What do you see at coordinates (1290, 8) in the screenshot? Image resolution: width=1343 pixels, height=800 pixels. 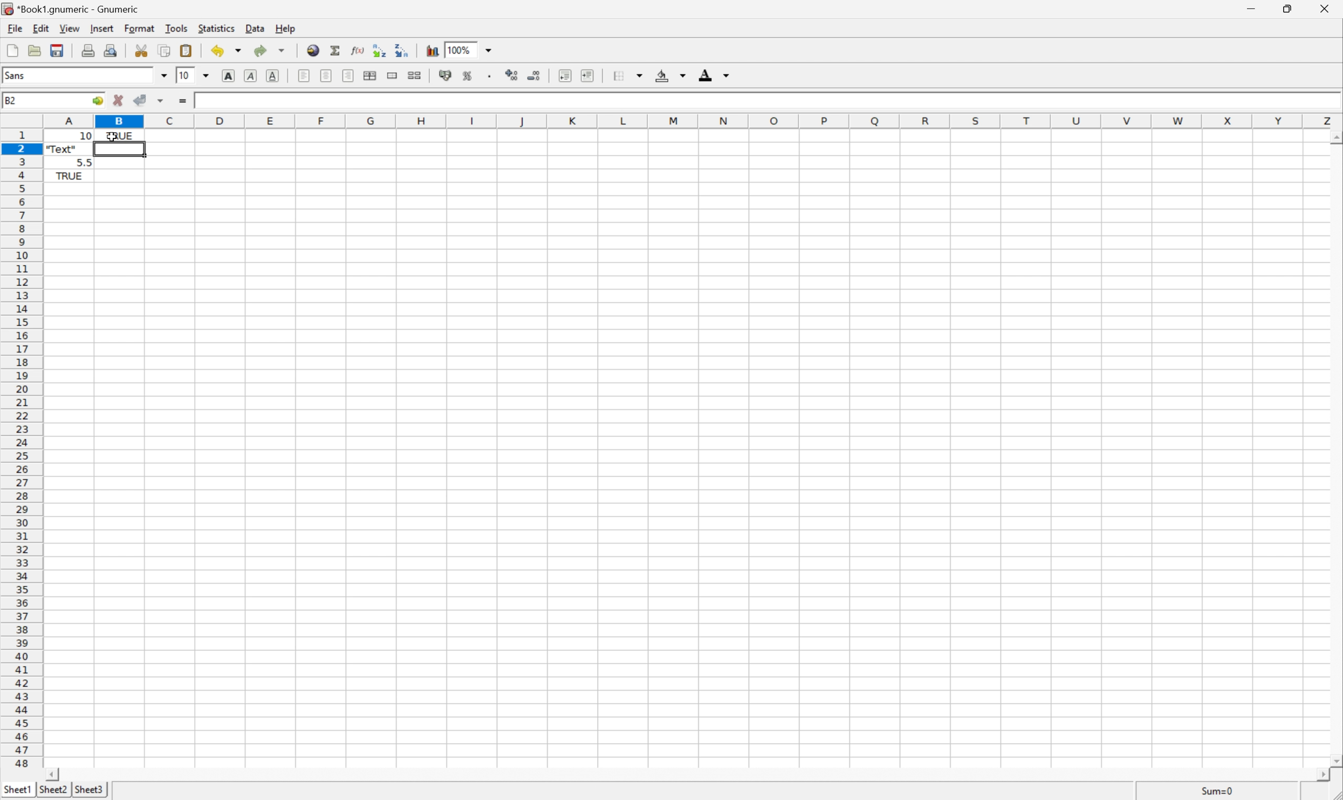 I see `Restore Down` at bounding box center [1290, 8].